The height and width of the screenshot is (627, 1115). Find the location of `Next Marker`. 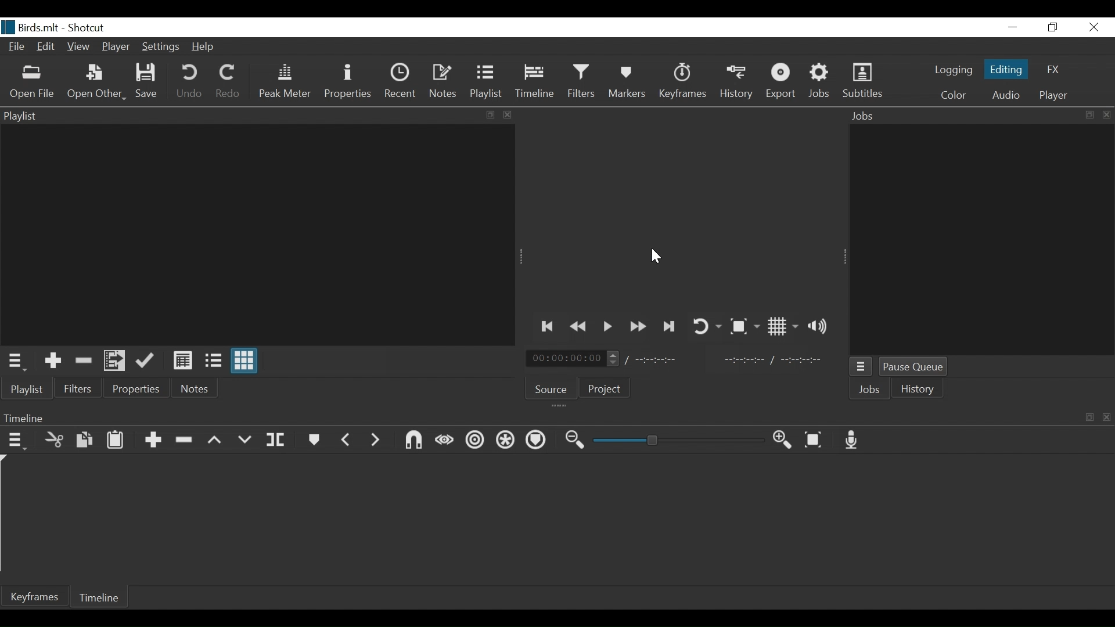

Next Marker is located at coordinates (376, 439).